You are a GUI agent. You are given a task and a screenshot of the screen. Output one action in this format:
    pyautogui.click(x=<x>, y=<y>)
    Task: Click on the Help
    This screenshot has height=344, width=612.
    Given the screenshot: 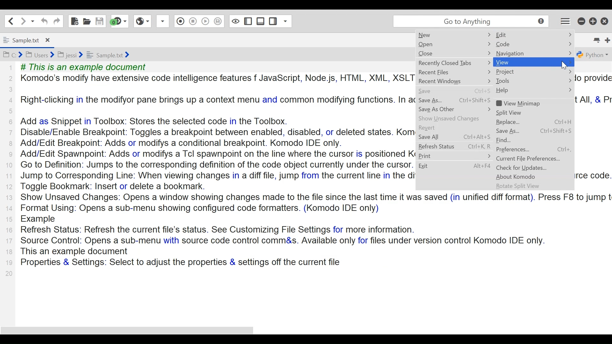 What is the action you would take?
    pyautogui.click(x=509, y=90)
    